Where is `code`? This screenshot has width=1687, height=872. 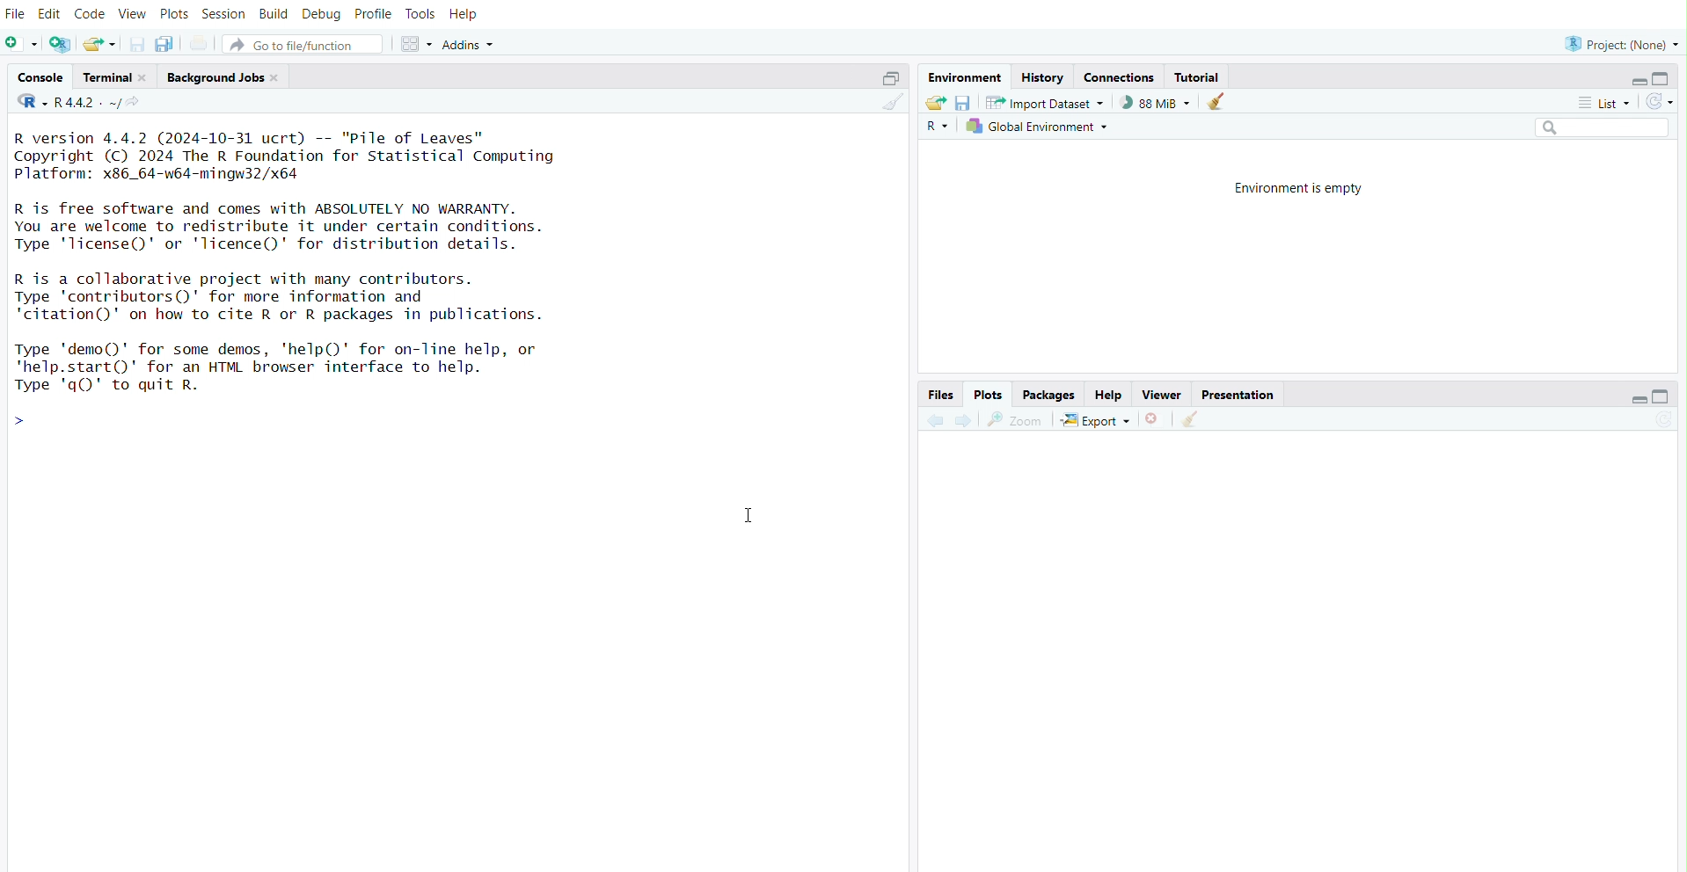 code is located at coordinates (91, 11).